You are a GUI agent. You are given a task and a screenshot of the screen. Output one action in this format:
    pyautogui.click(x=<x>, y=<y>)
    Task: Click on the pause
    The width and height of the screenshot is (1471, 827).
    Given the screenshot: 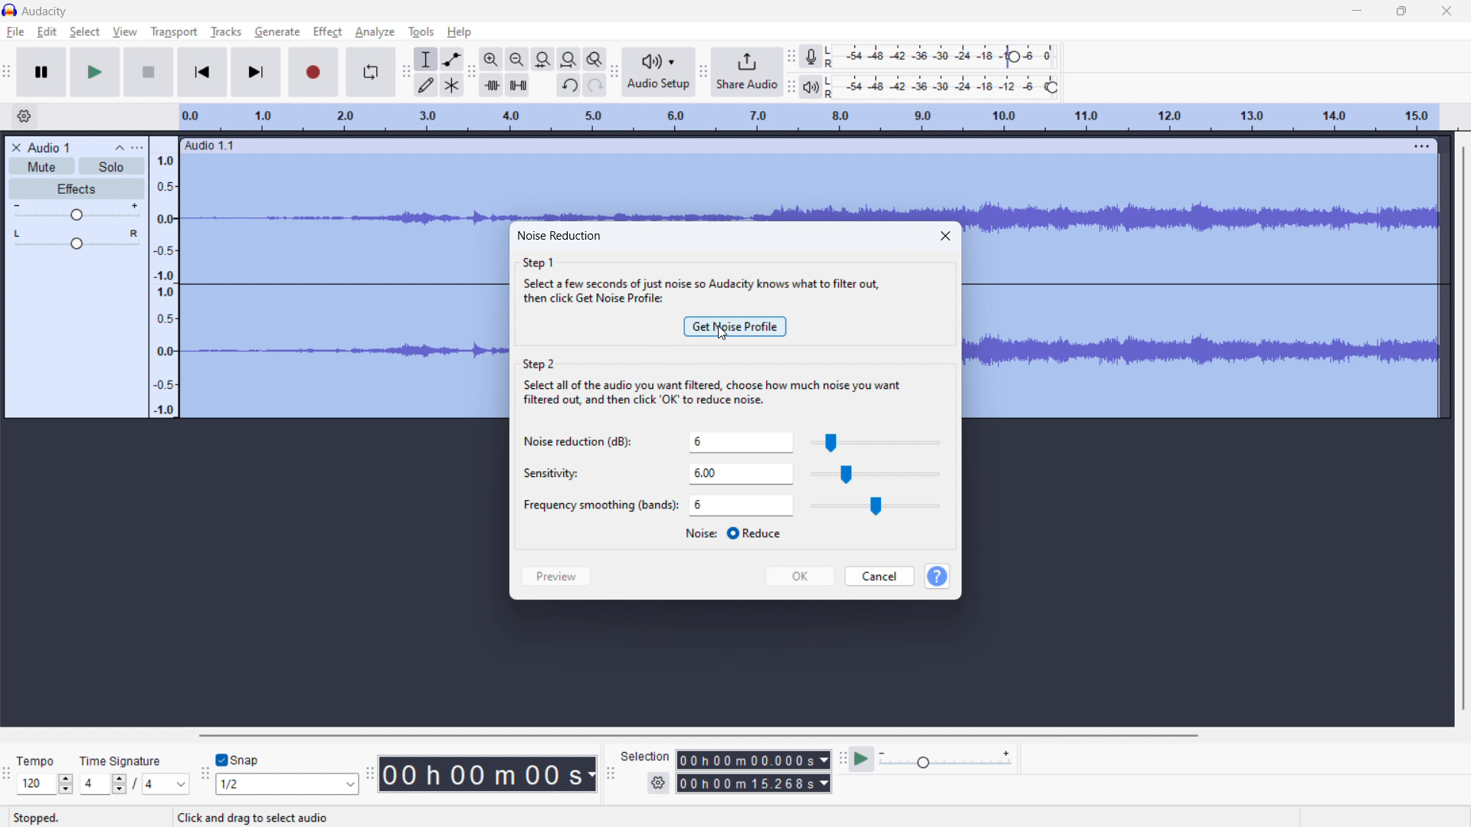 What is the action you would take?
    pyautogui.click(x=41, y=73)
    